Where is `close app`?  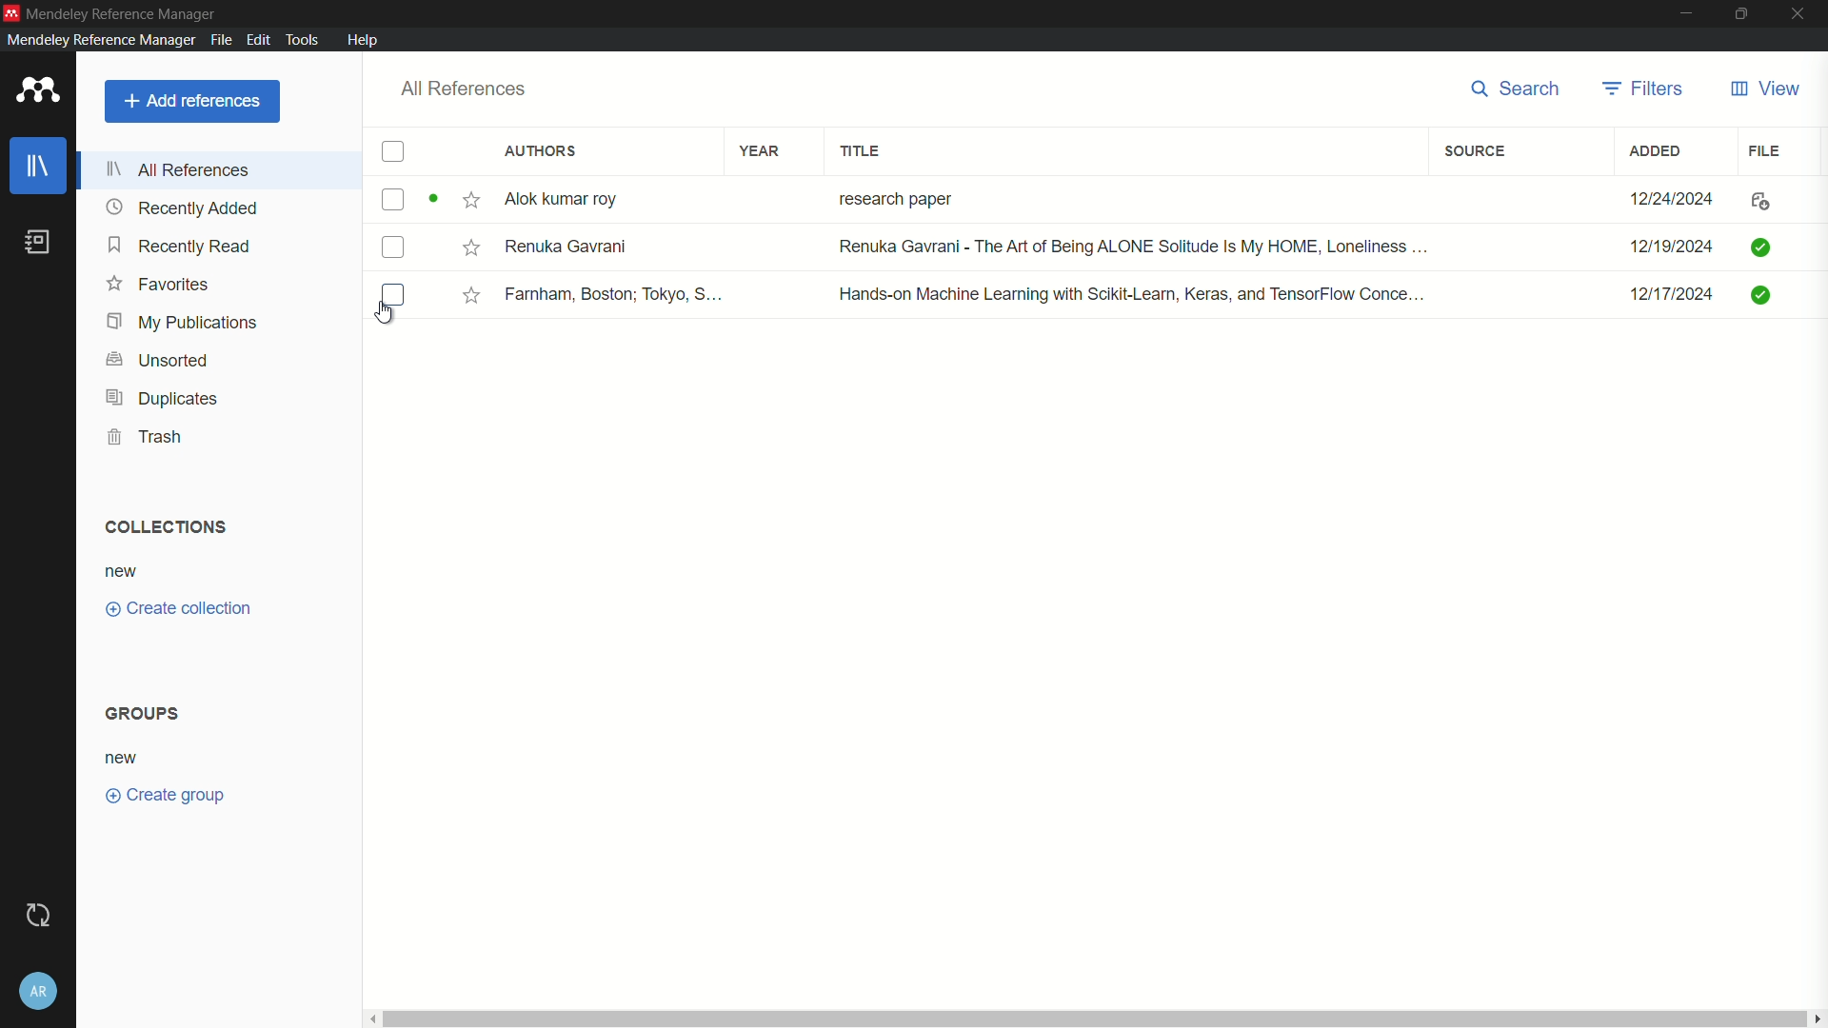
close app is located at coordinates (1799, 12).